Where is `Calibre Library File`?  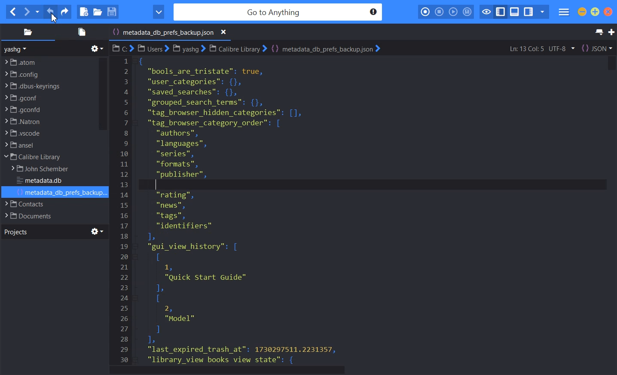
Calibre Library File is located at coordinates (237, 48).